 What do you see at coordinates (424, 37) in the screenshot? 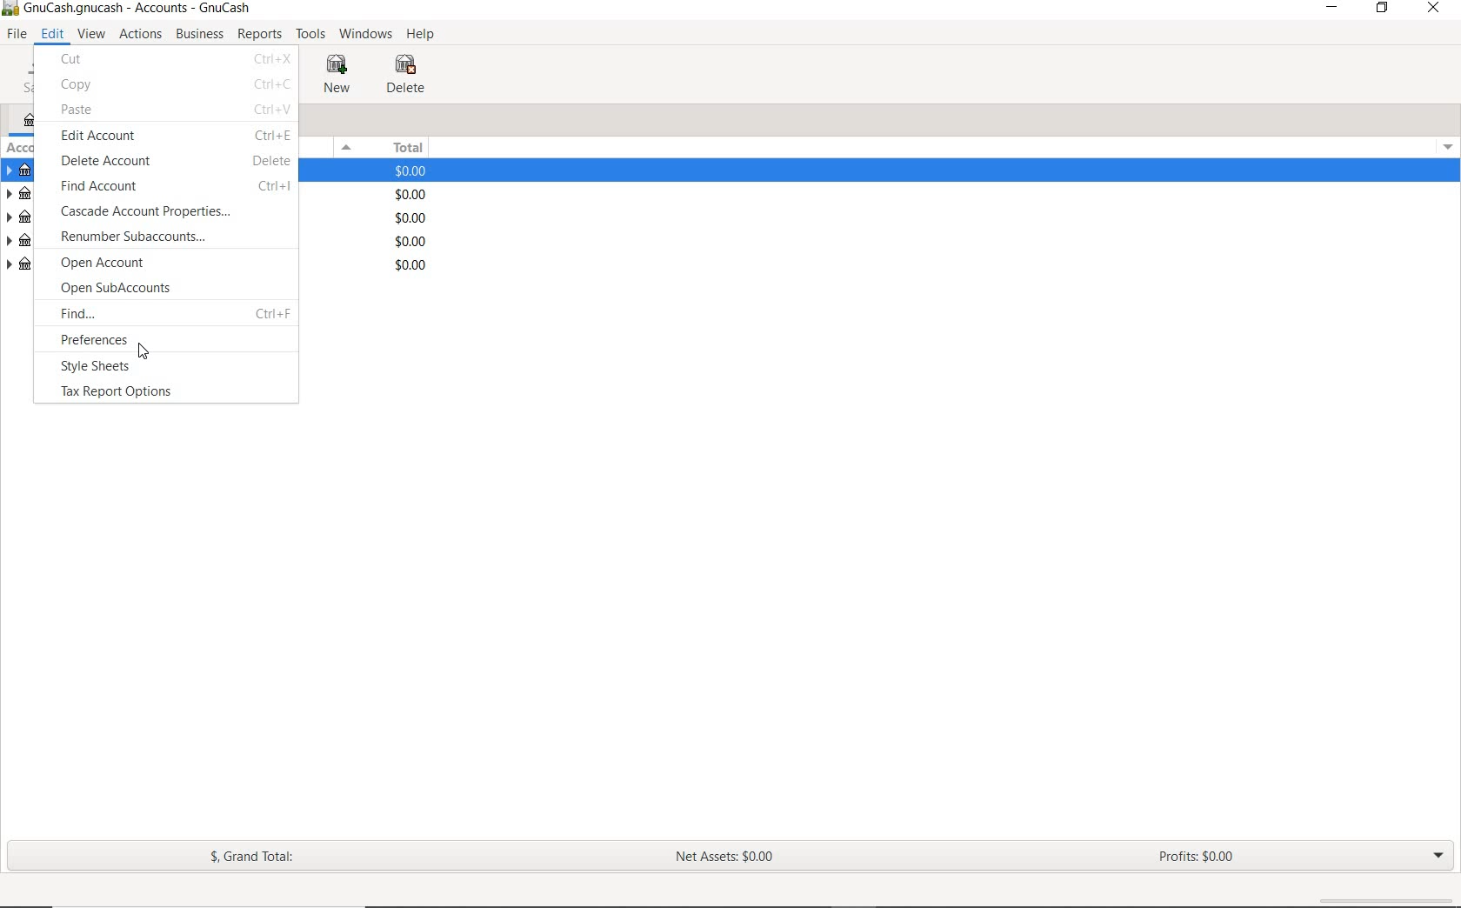
I see `HELP` at bounding box center [424, 37].